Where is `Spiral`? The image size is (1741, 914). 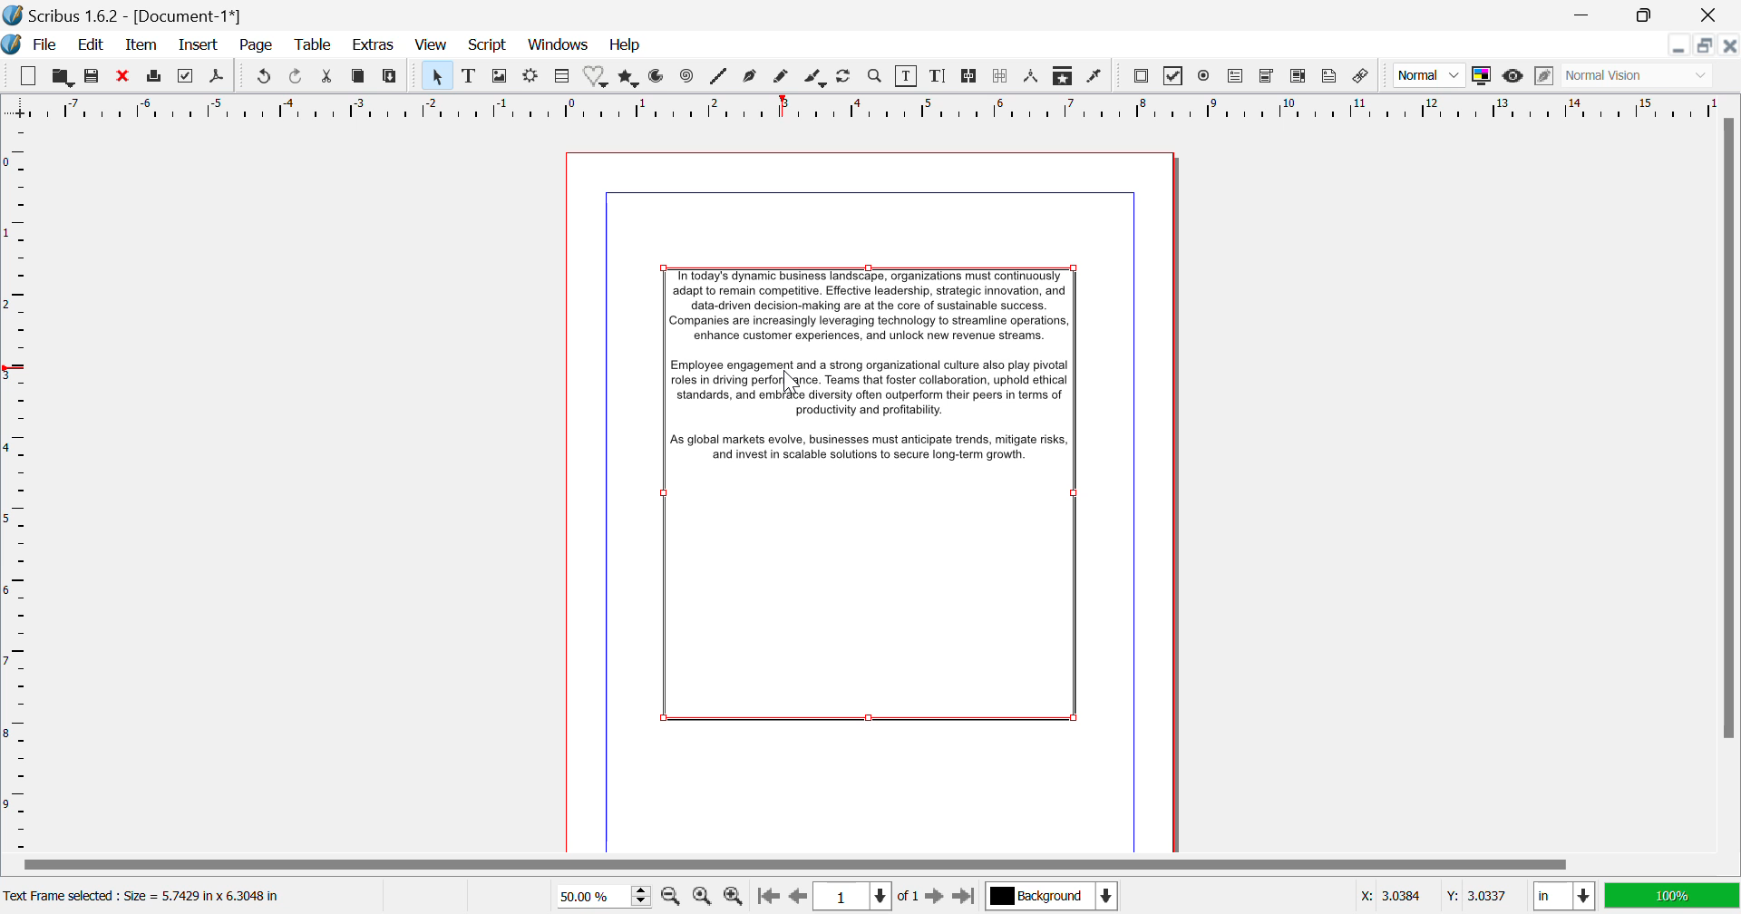 Spiral is located at coordinates (718, 76).